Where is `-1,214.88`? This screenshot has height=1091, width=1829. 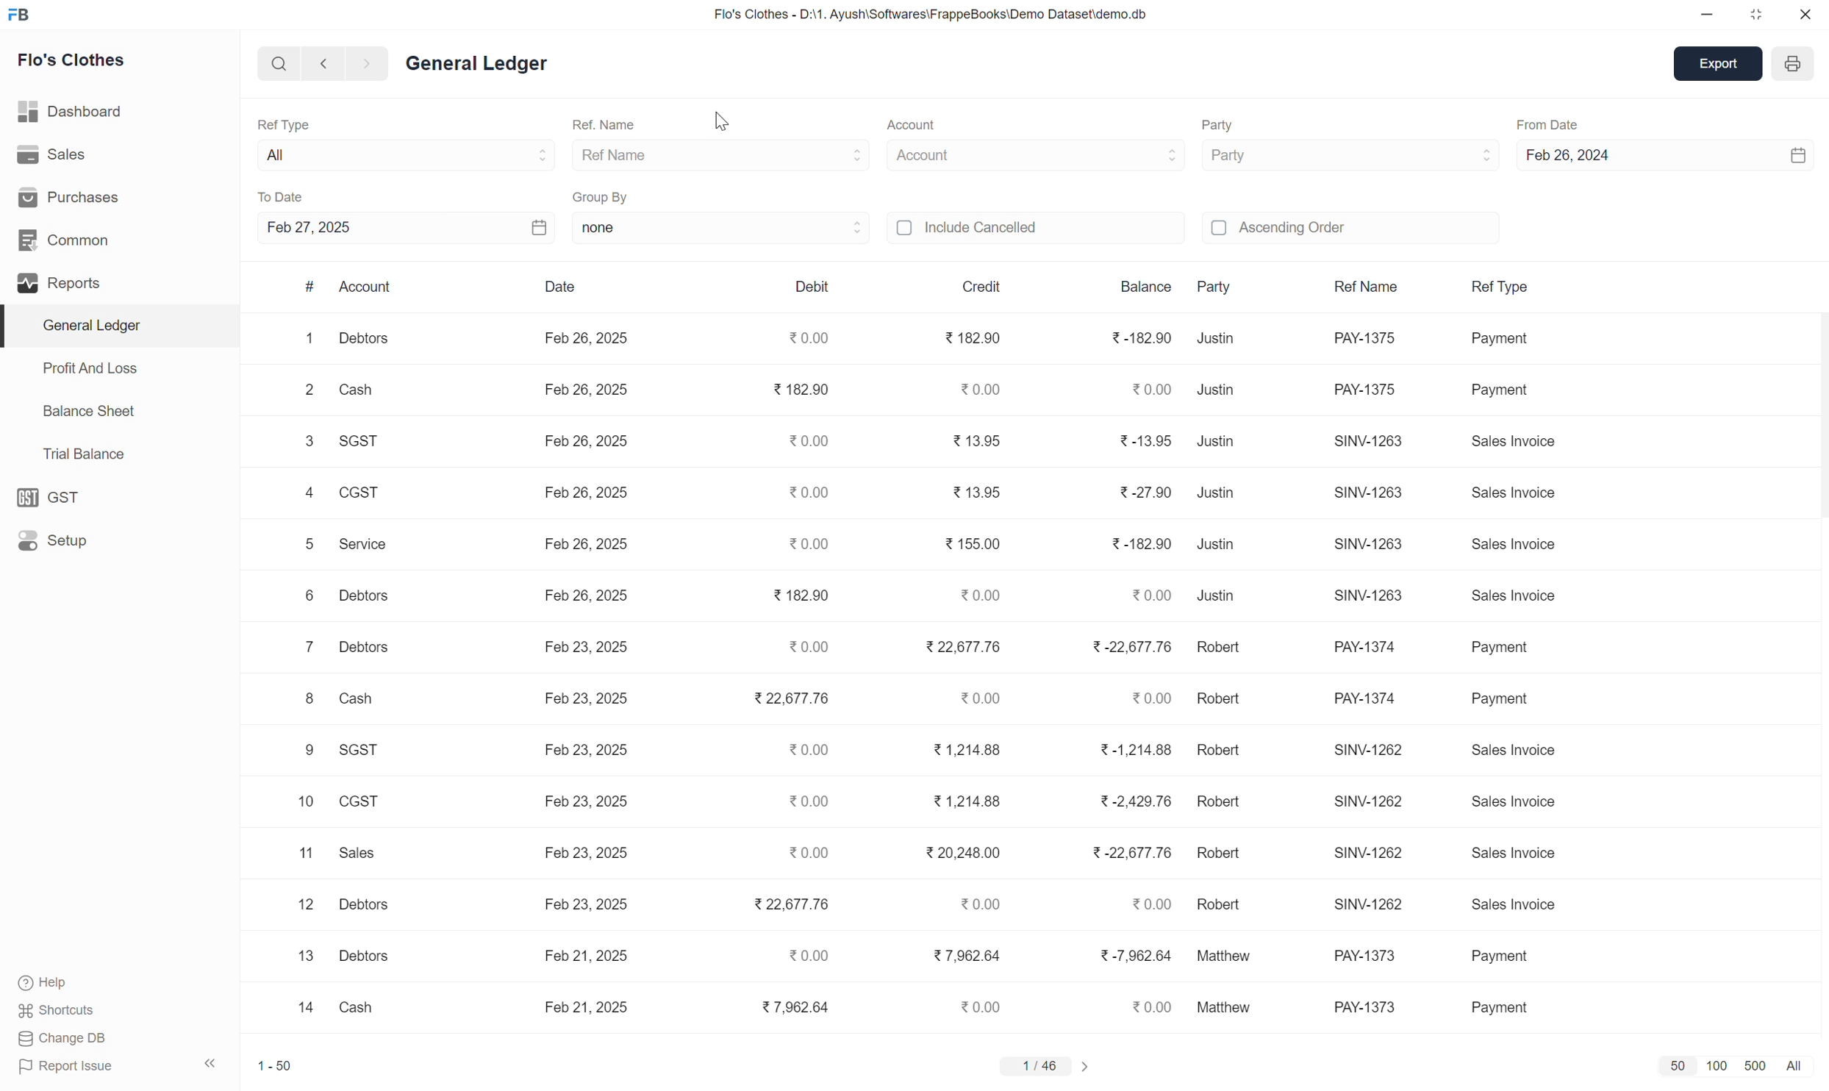 -1,214.88 is located at coordinates (1137, 751).